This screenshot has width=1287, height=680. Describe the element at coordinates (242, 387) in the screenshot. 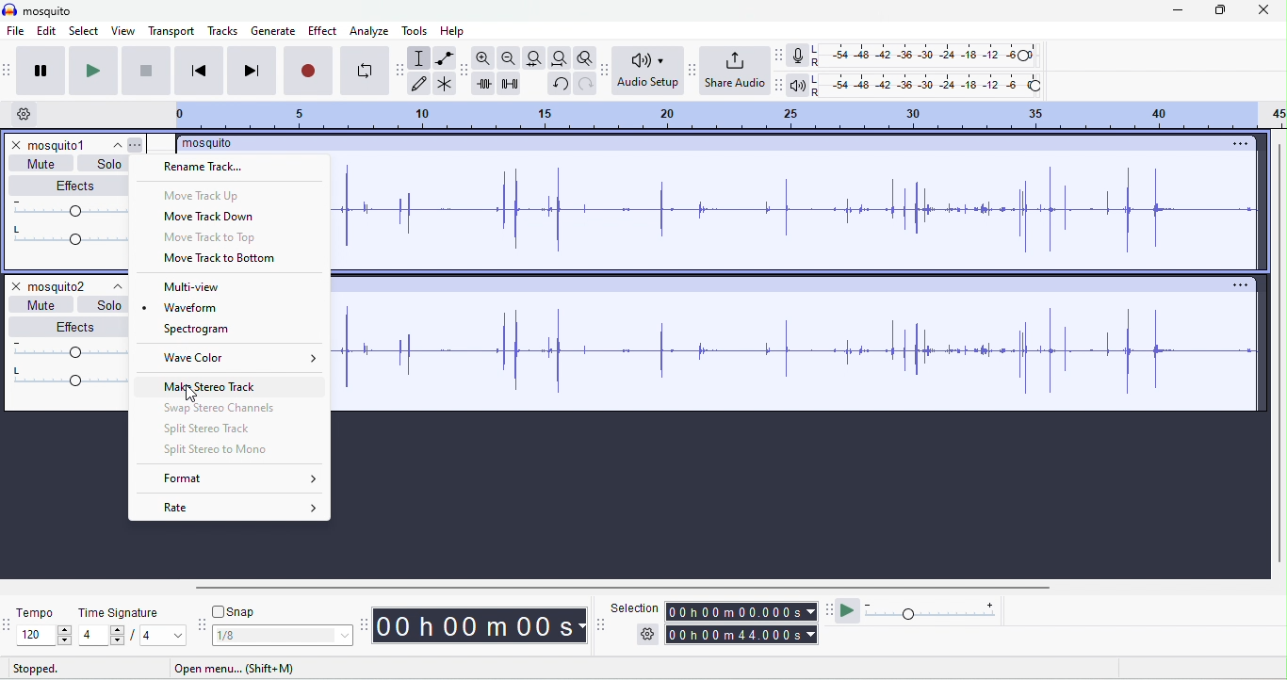

I see `make stereo track` at that location.